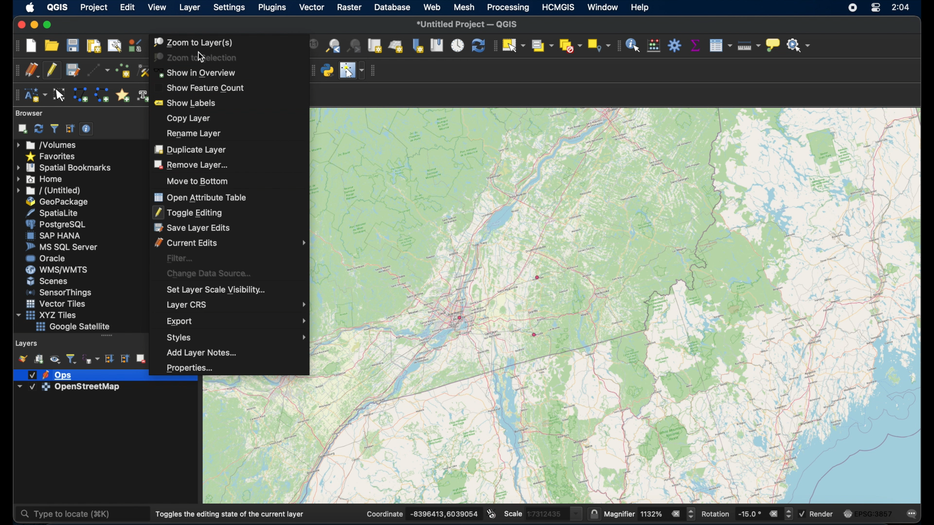 The height and width of the screenshot is (525, 934). Describe the element at coordinates (54, 224) in the screenshot. I see `postgresql` at that location.